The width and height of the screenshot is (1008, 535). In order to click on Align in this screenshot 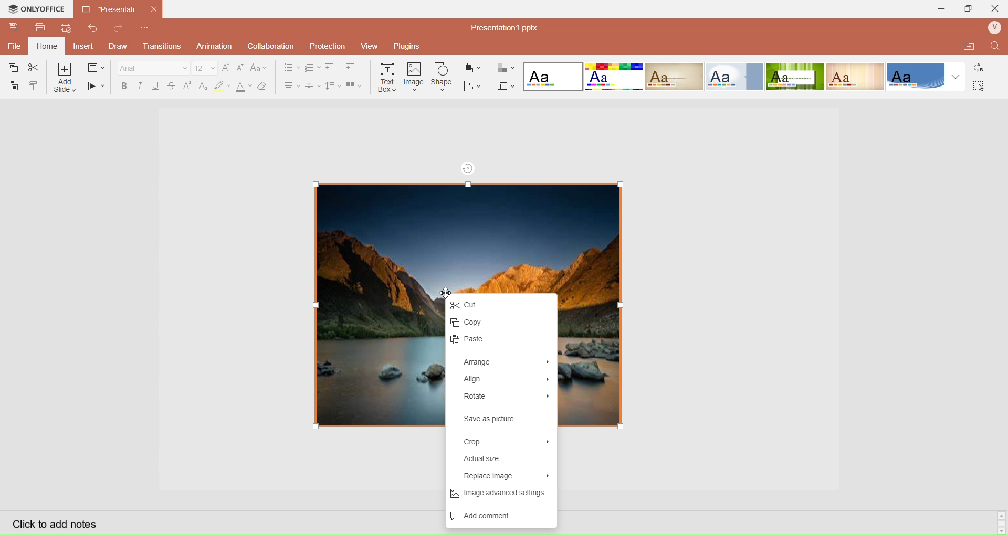, I will do `click(503, 378)`.